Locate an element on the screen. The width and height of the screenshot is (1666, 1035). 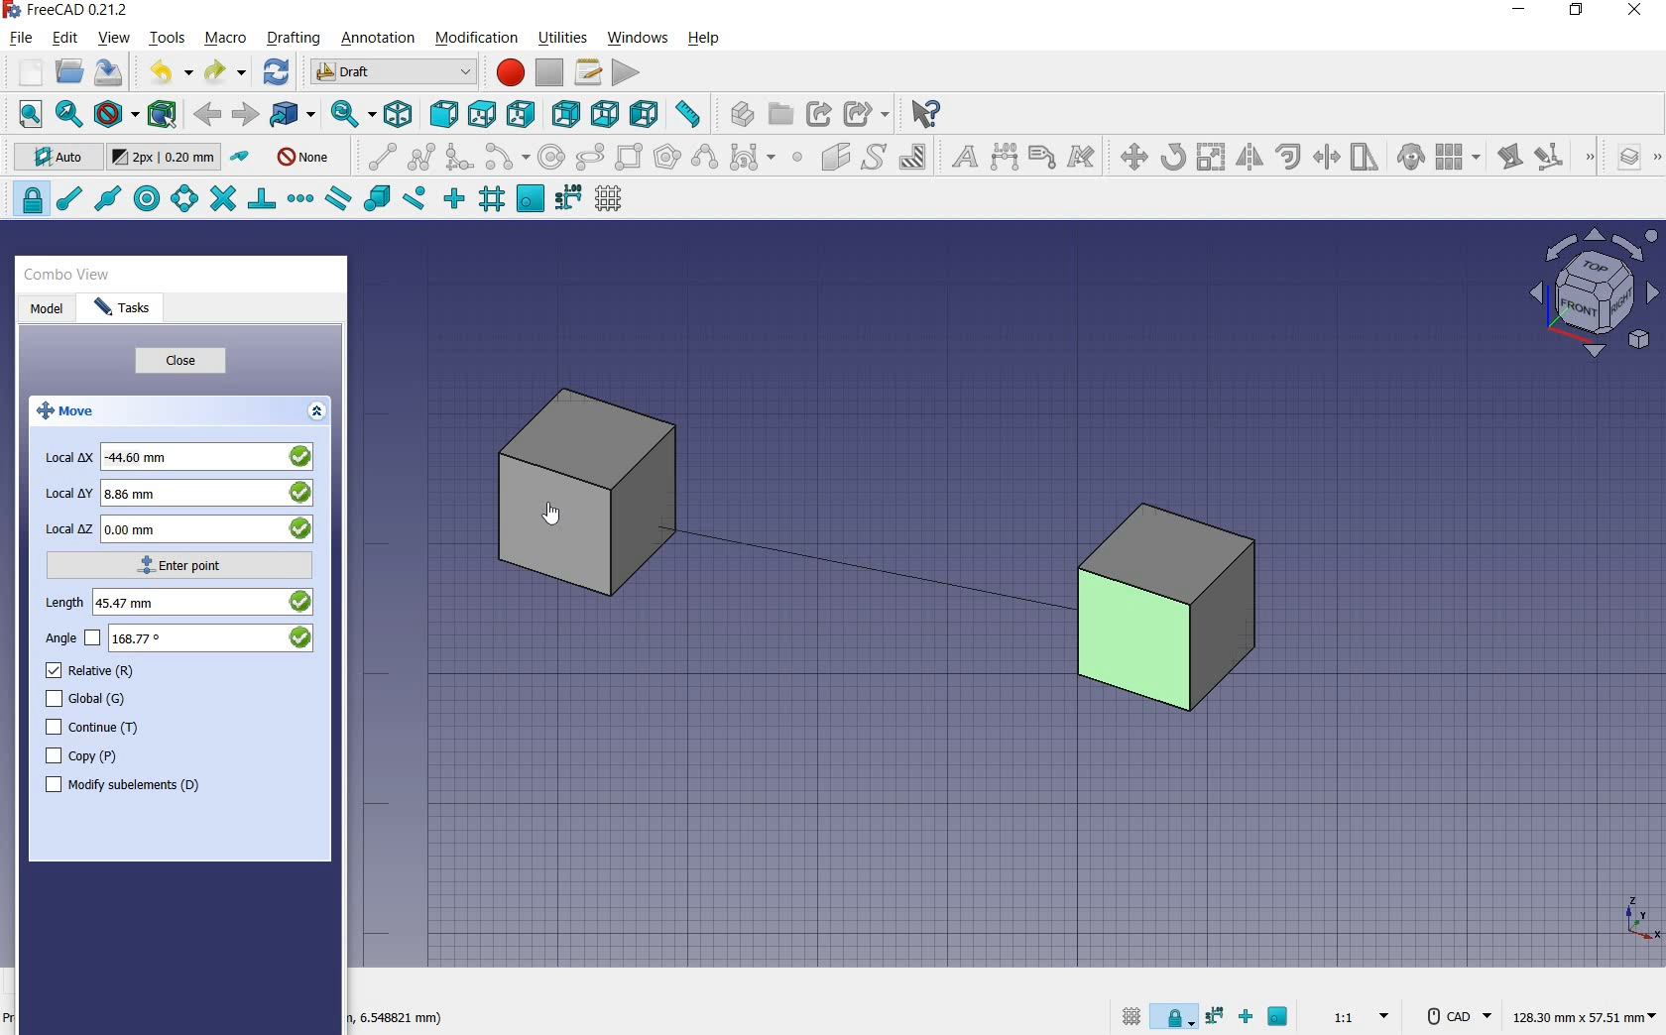
Bezier tools is located at coordinates (752, 159).